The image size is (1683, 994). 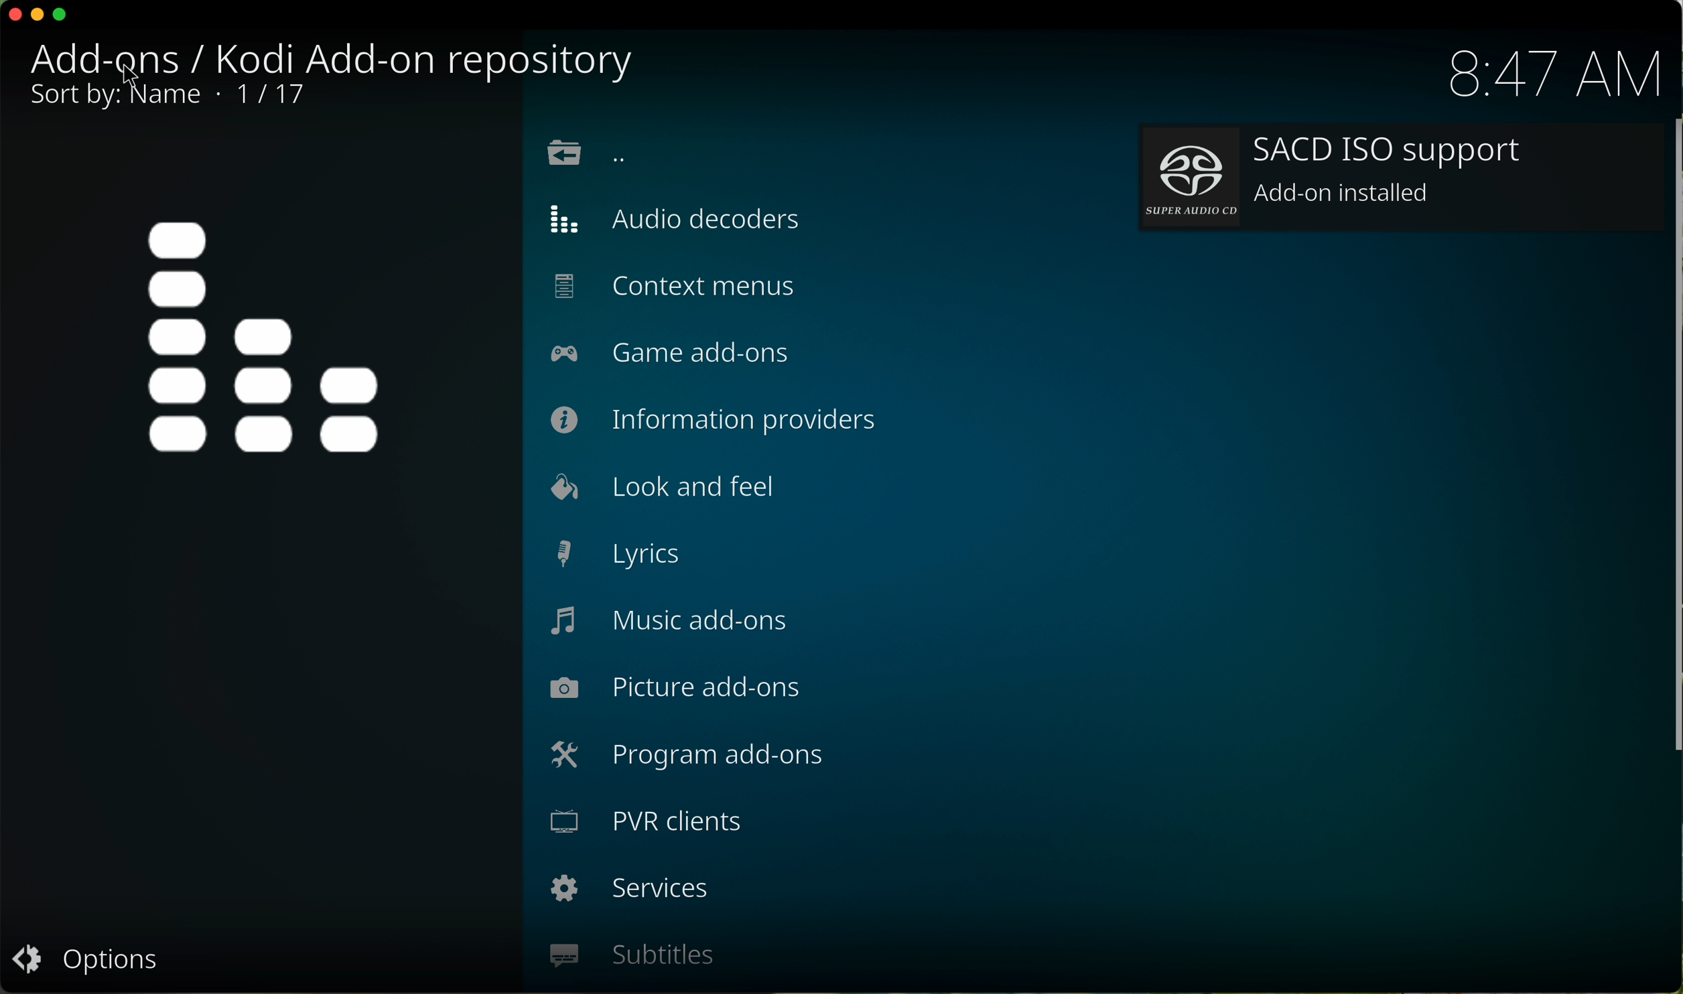 I want to click on click back, so click(x=113, y=57).